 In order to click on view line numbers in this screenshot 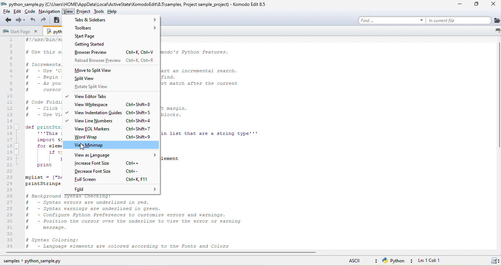, I will do `click(111, 120)`.